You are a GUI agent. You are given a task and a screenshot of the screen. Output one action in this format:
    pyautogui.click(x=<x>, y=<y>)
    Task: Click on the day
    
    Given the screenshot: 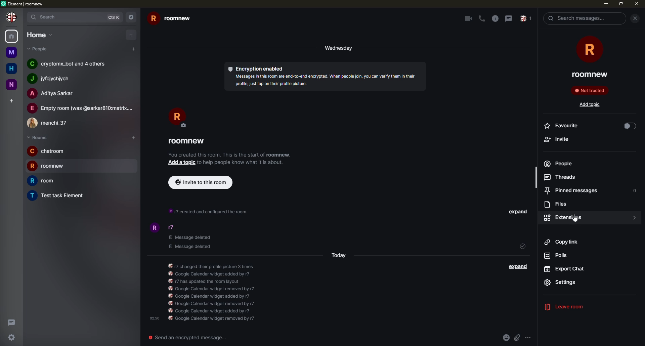 What is the action you would take?
    pyautogui.click(x=344, y=257)
    